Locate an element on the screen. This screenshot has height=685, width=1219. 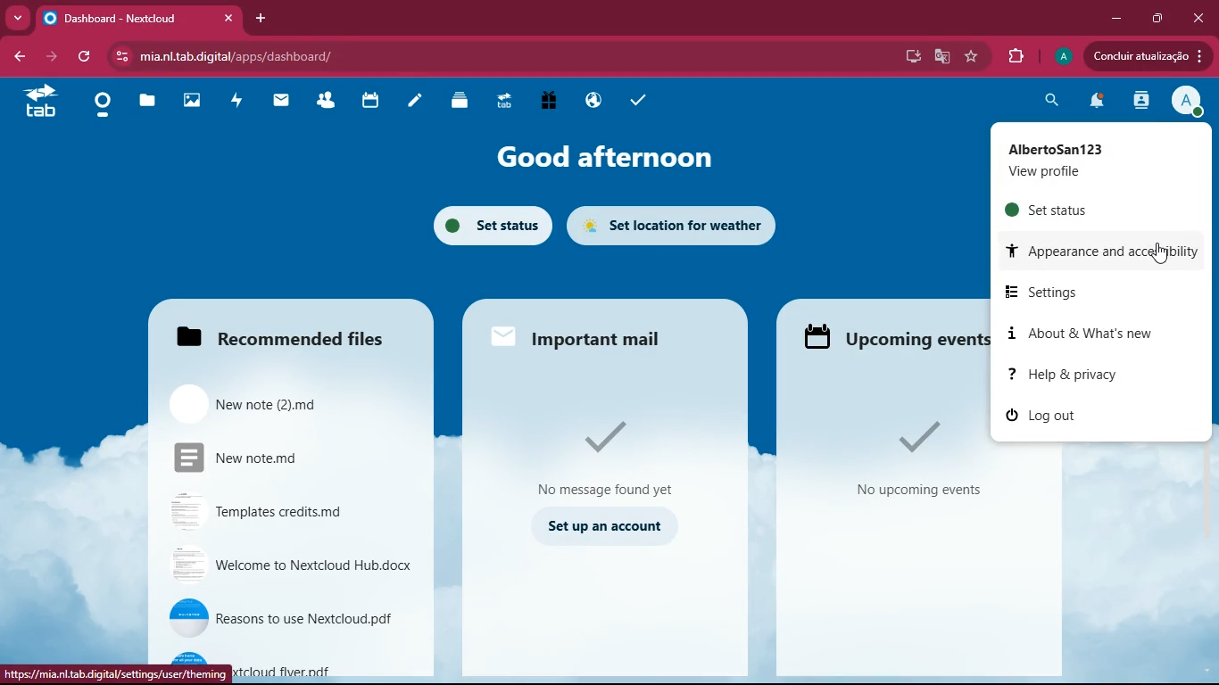
Concluir atualizacao is located at coordinates (1148, 55).